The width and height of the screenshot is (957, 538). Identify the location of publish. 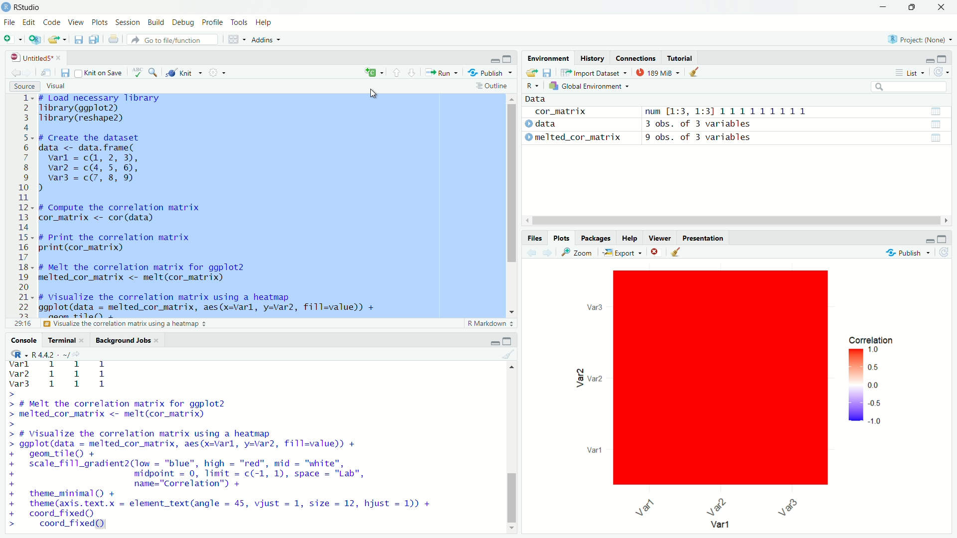
(907, 253).